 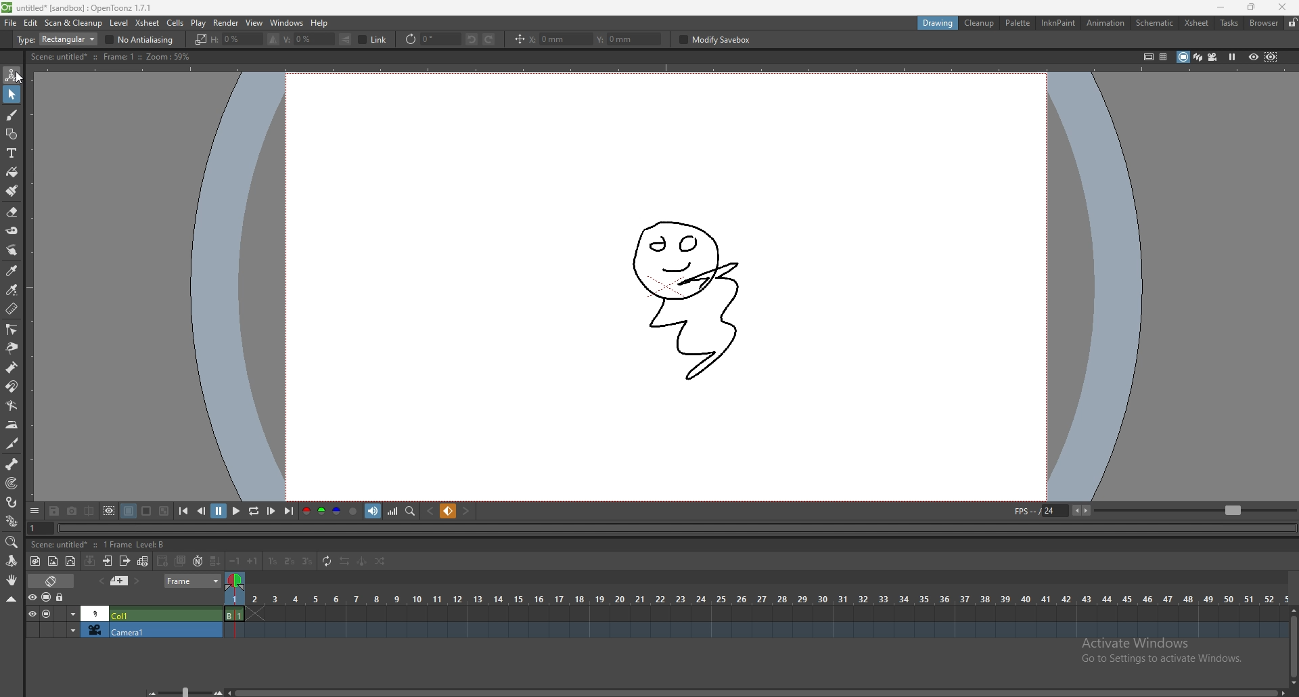 What do you see at coordinates (289, 561) in the screenshot?
I see `reframe on 2s` at bounding box center [289, 561].